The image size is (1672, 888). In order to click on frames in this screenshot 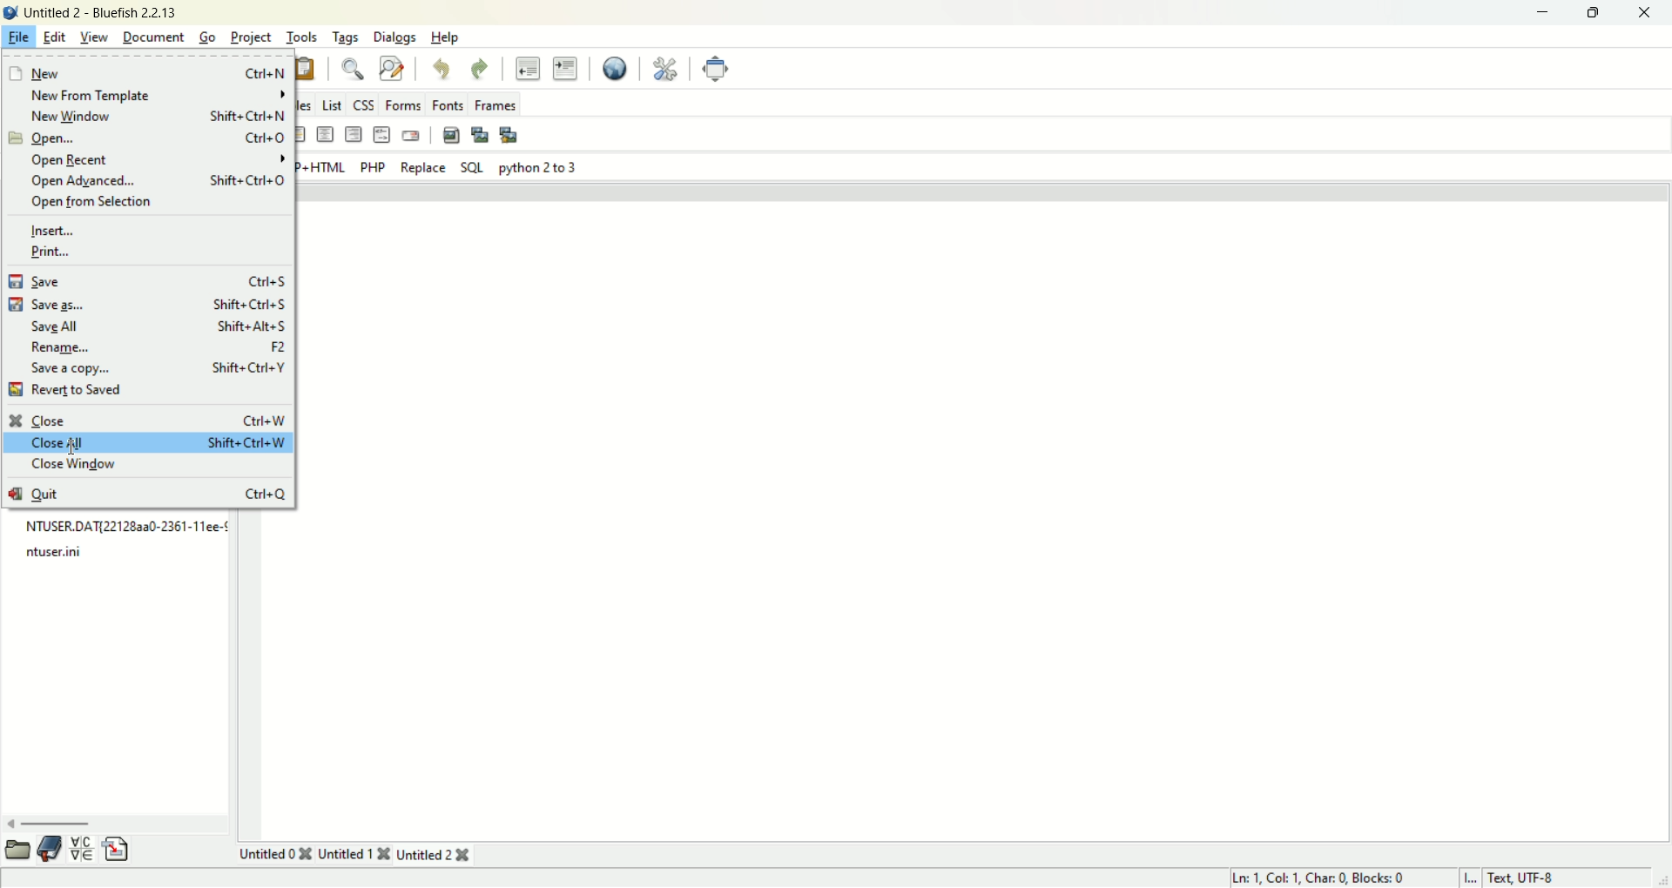, I will do `click(496, 104)`.